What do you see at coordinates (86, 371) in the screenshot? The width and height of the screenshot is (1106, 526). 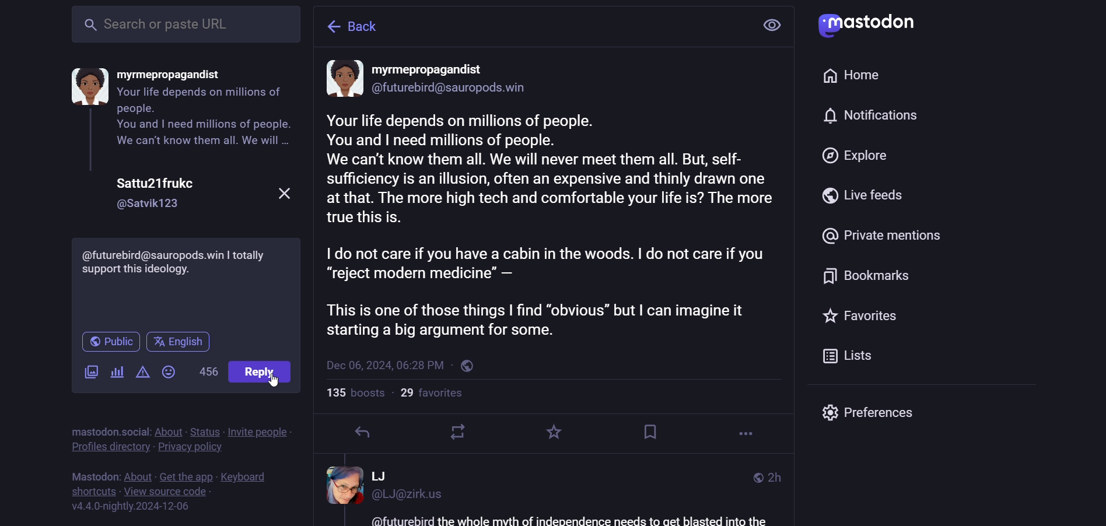 I see `images/videos` at bounding box center [86, 371].